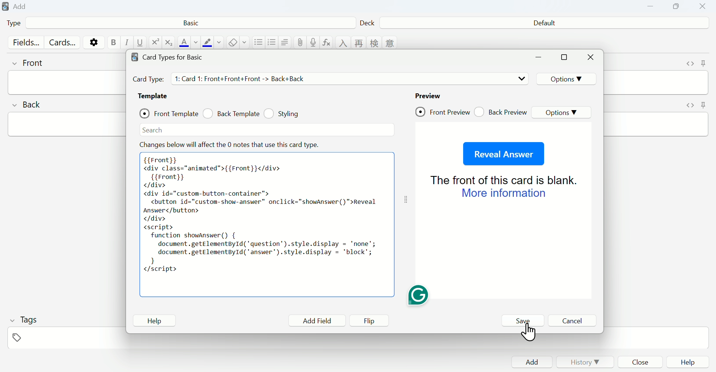 This screenshot has height=372, width=716. I want to click on Styling, so click(285, 113).